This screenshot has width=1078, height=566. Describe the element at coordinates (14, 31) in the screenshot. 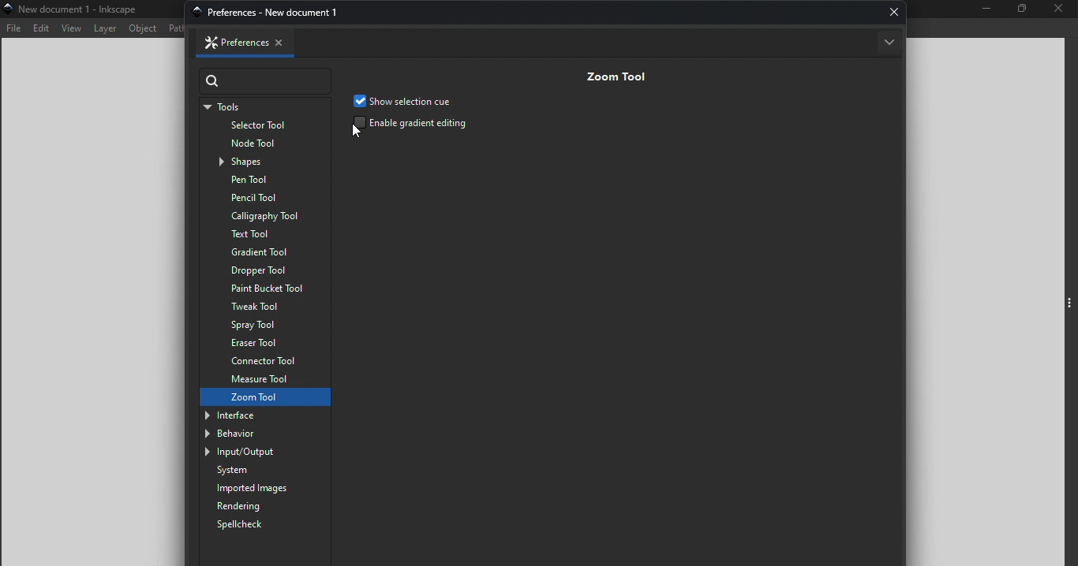

I see `File` at that location.